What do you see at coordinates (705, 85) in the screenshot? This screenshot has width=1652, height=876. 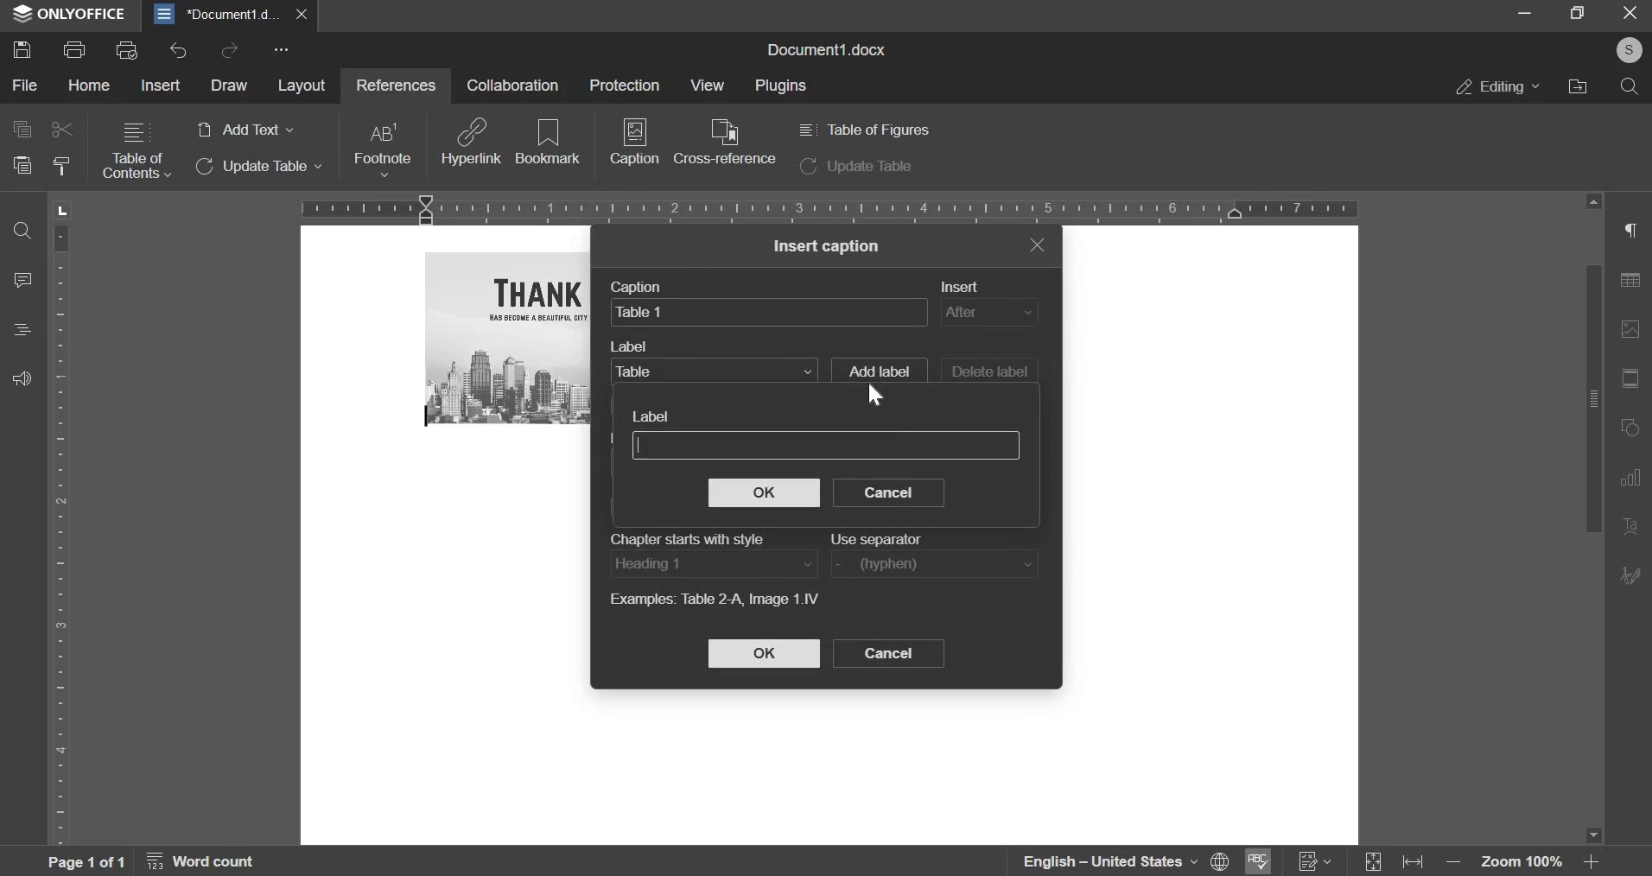 I see `view` at bounding box center [705, 85].